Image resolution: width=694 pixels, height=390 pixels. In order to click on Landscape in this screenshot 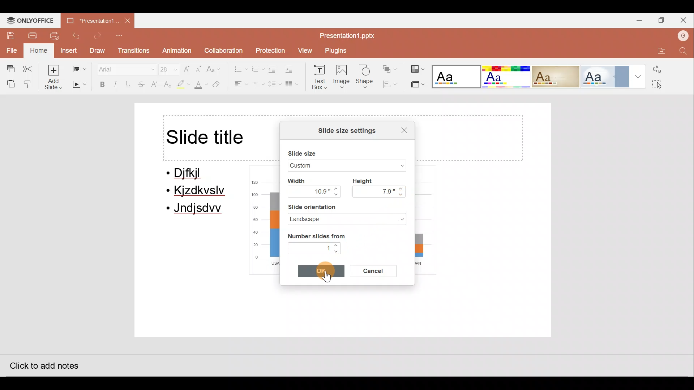, I will do `click(330, 219)`.